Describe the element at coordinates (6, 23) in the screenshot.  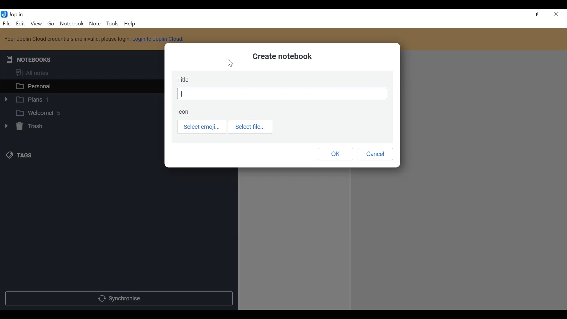
I see `File` at that location.